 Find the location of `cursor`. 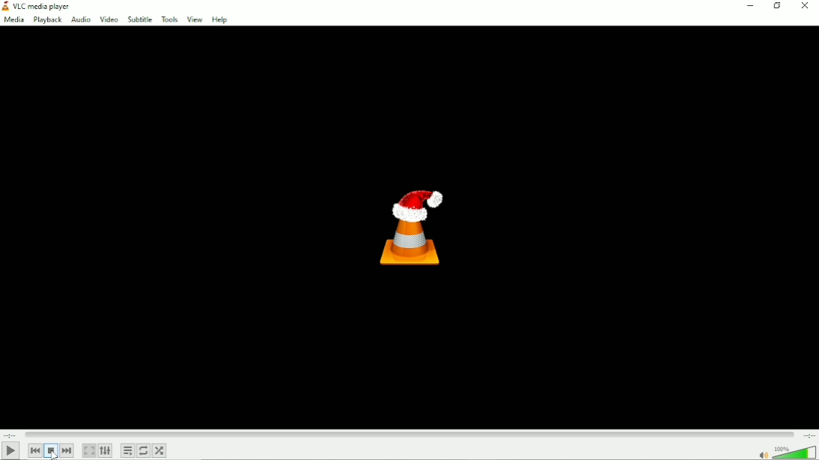

cursor is located at coordinates (54, 453).